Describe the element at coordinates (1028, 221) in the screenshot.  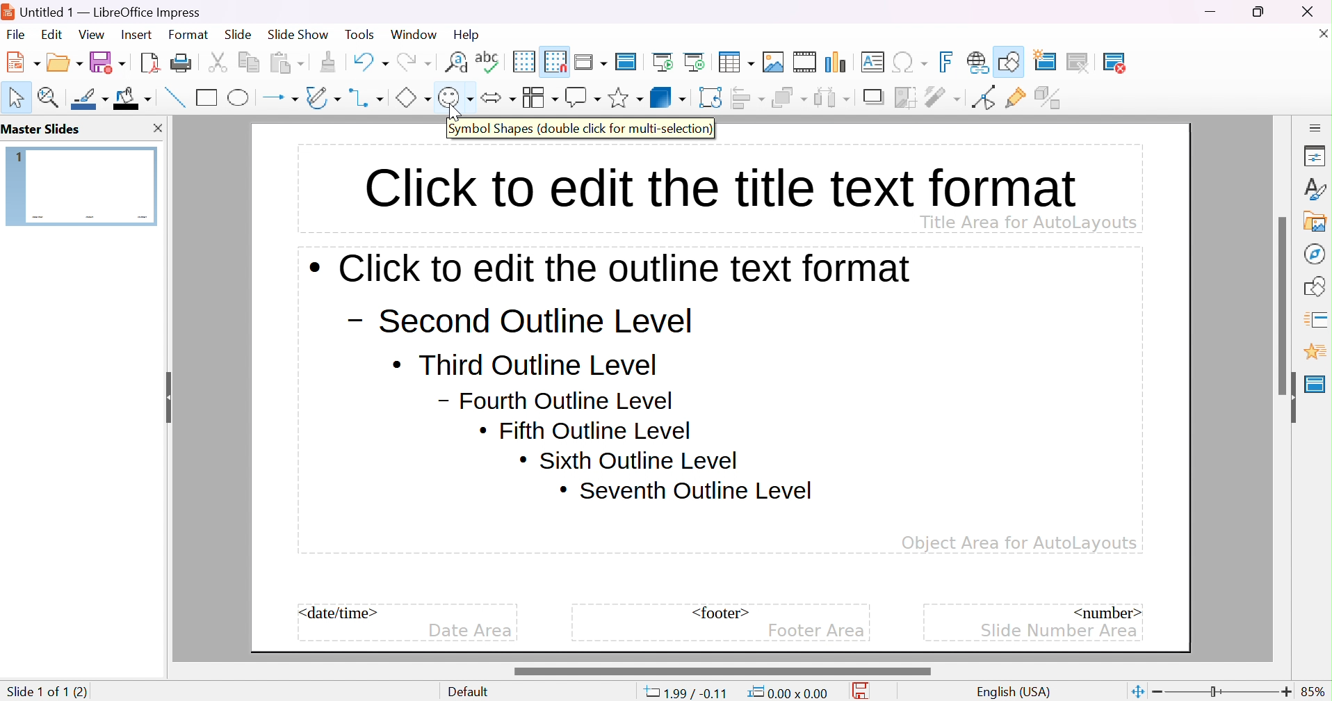
I see `title area for autolayouts` at that location.